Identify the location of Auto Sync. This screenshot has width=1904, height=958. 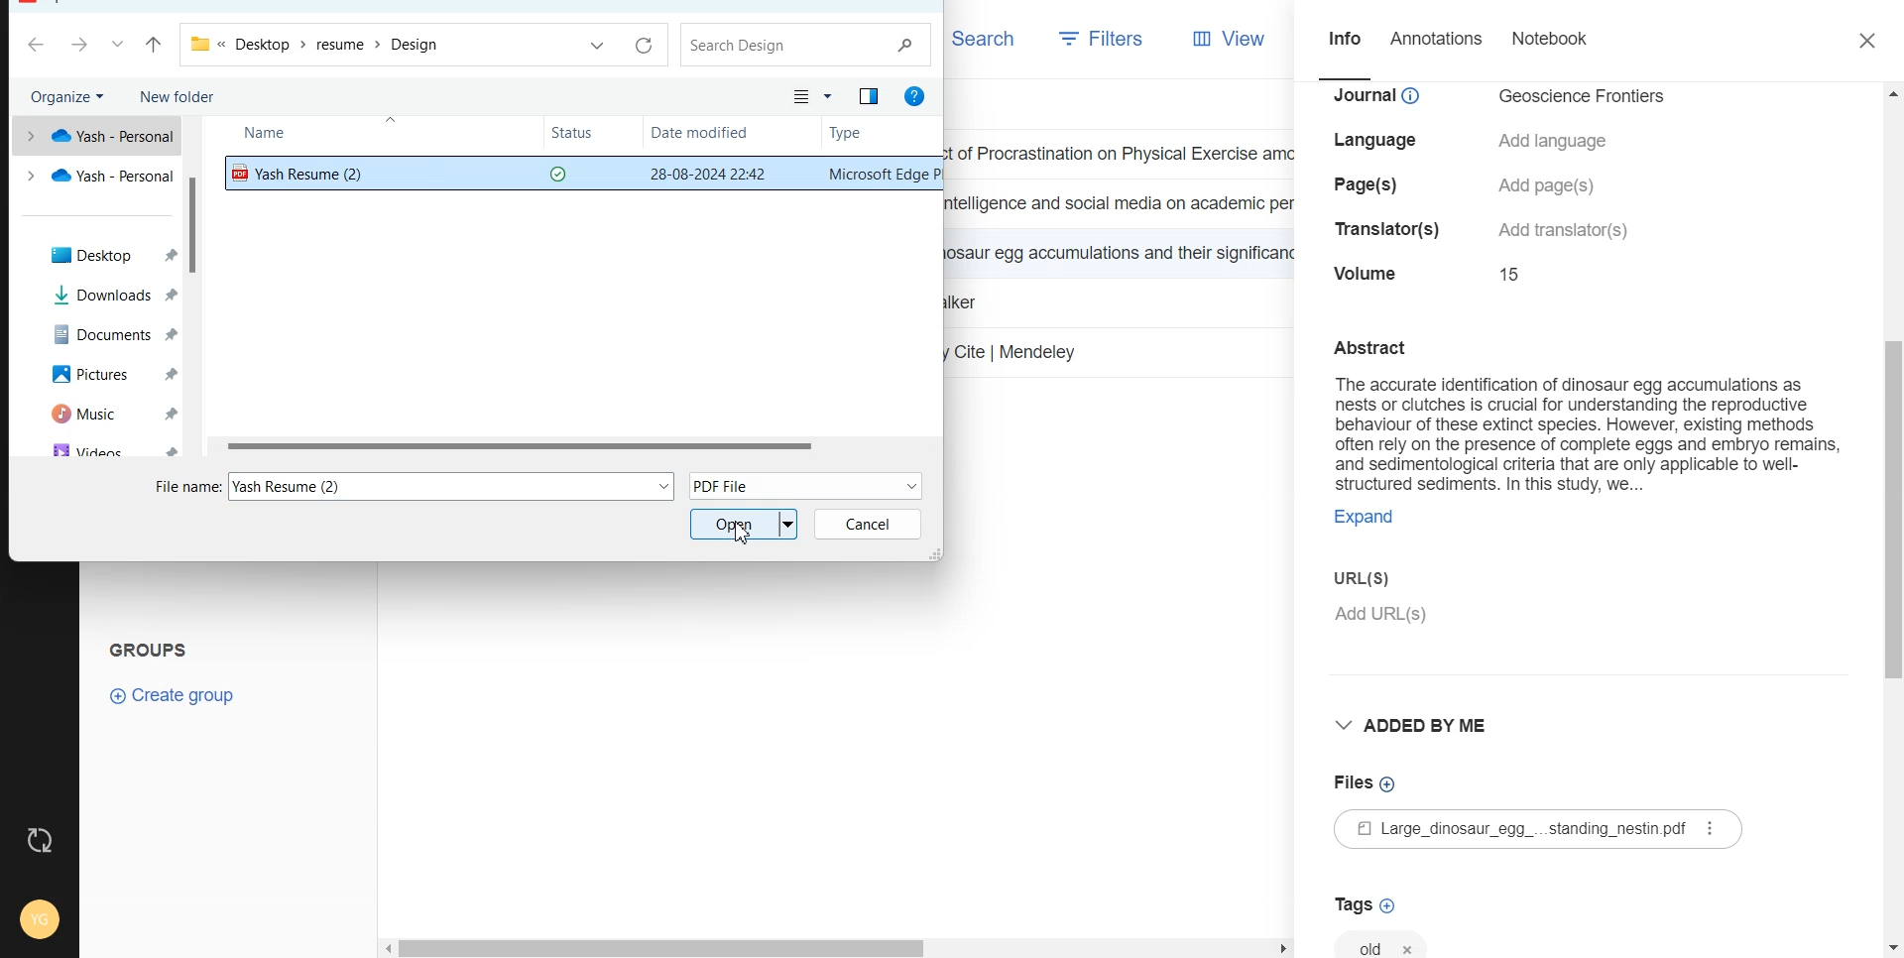
(40, 840).